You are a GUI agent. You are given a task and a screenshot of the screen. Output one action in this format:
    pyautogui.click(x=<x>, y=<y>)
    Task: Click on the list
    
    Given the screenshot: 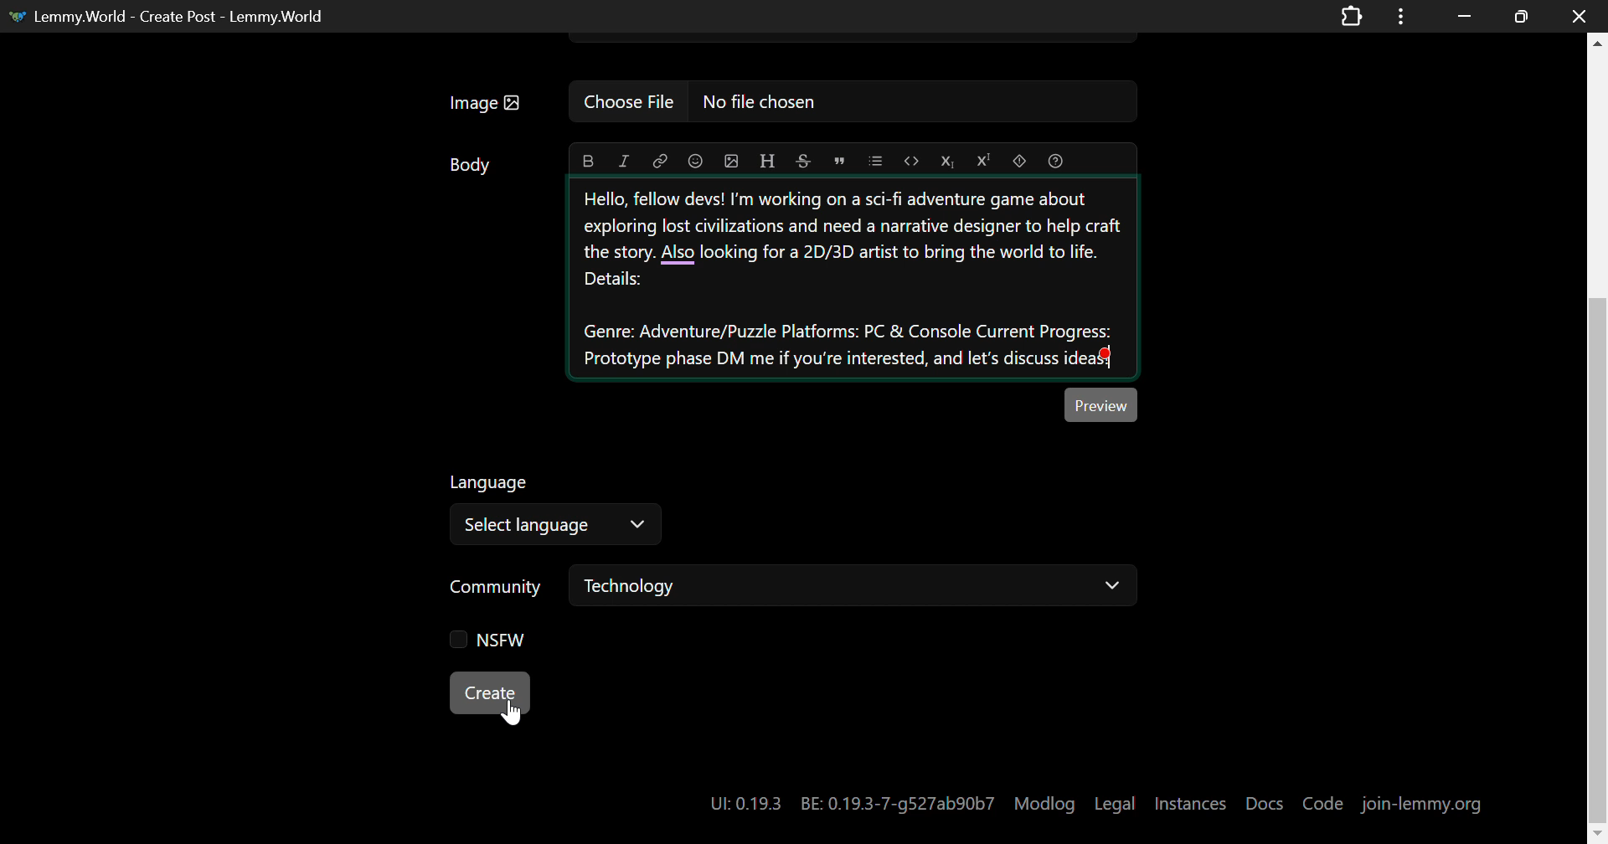 What is the action you would take?
    pyautogui.click(x=878, y=161)
    